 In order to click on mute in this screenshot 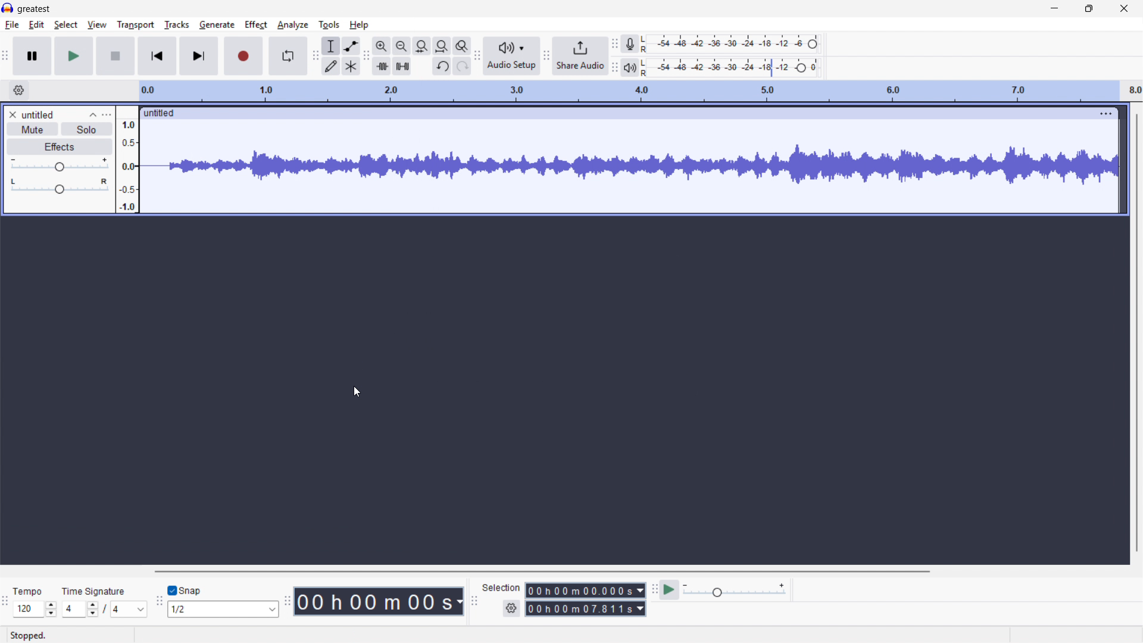, I will do `click(32, 130)`.